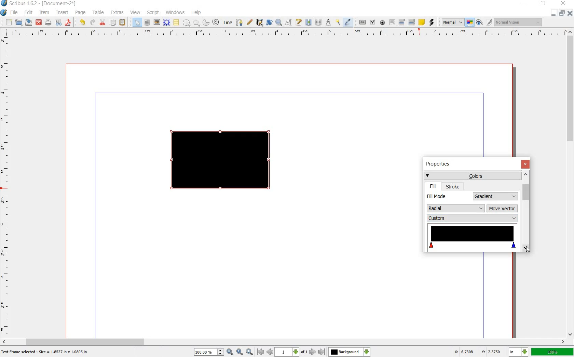 The image size is (574, 357). What do you see at coordinates (250, 352) in the screenshot?
I see `zoom in` at bounding box center [250, 352].